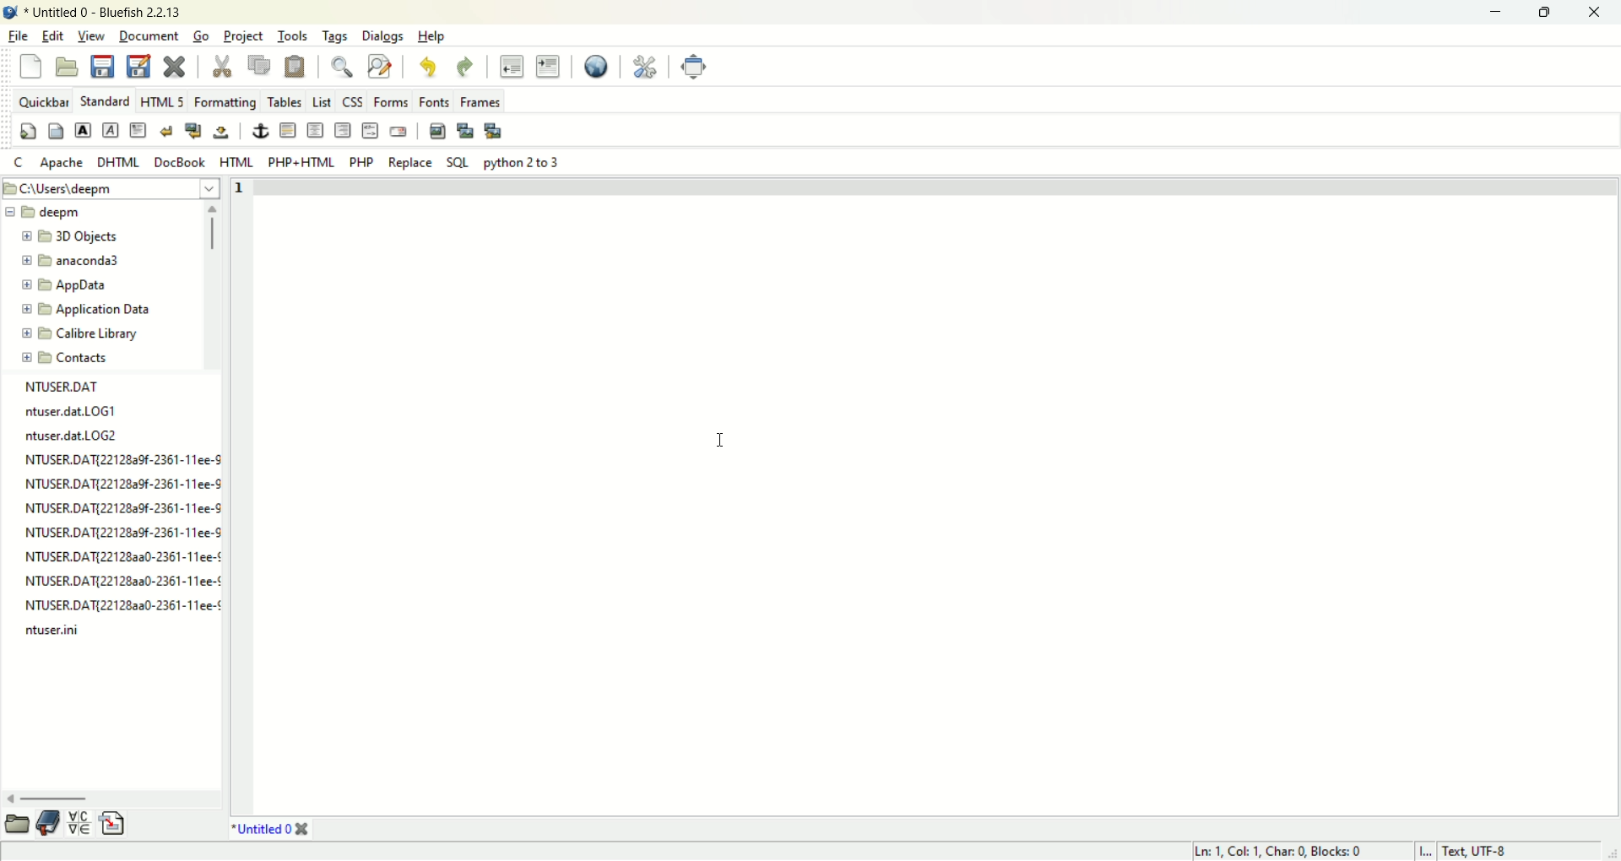 This screenshot has height=861, width=1621. What do you see at coordinates (120, 163) in the screenshot?
I see `DHTML` at bounding box center [120, 163].